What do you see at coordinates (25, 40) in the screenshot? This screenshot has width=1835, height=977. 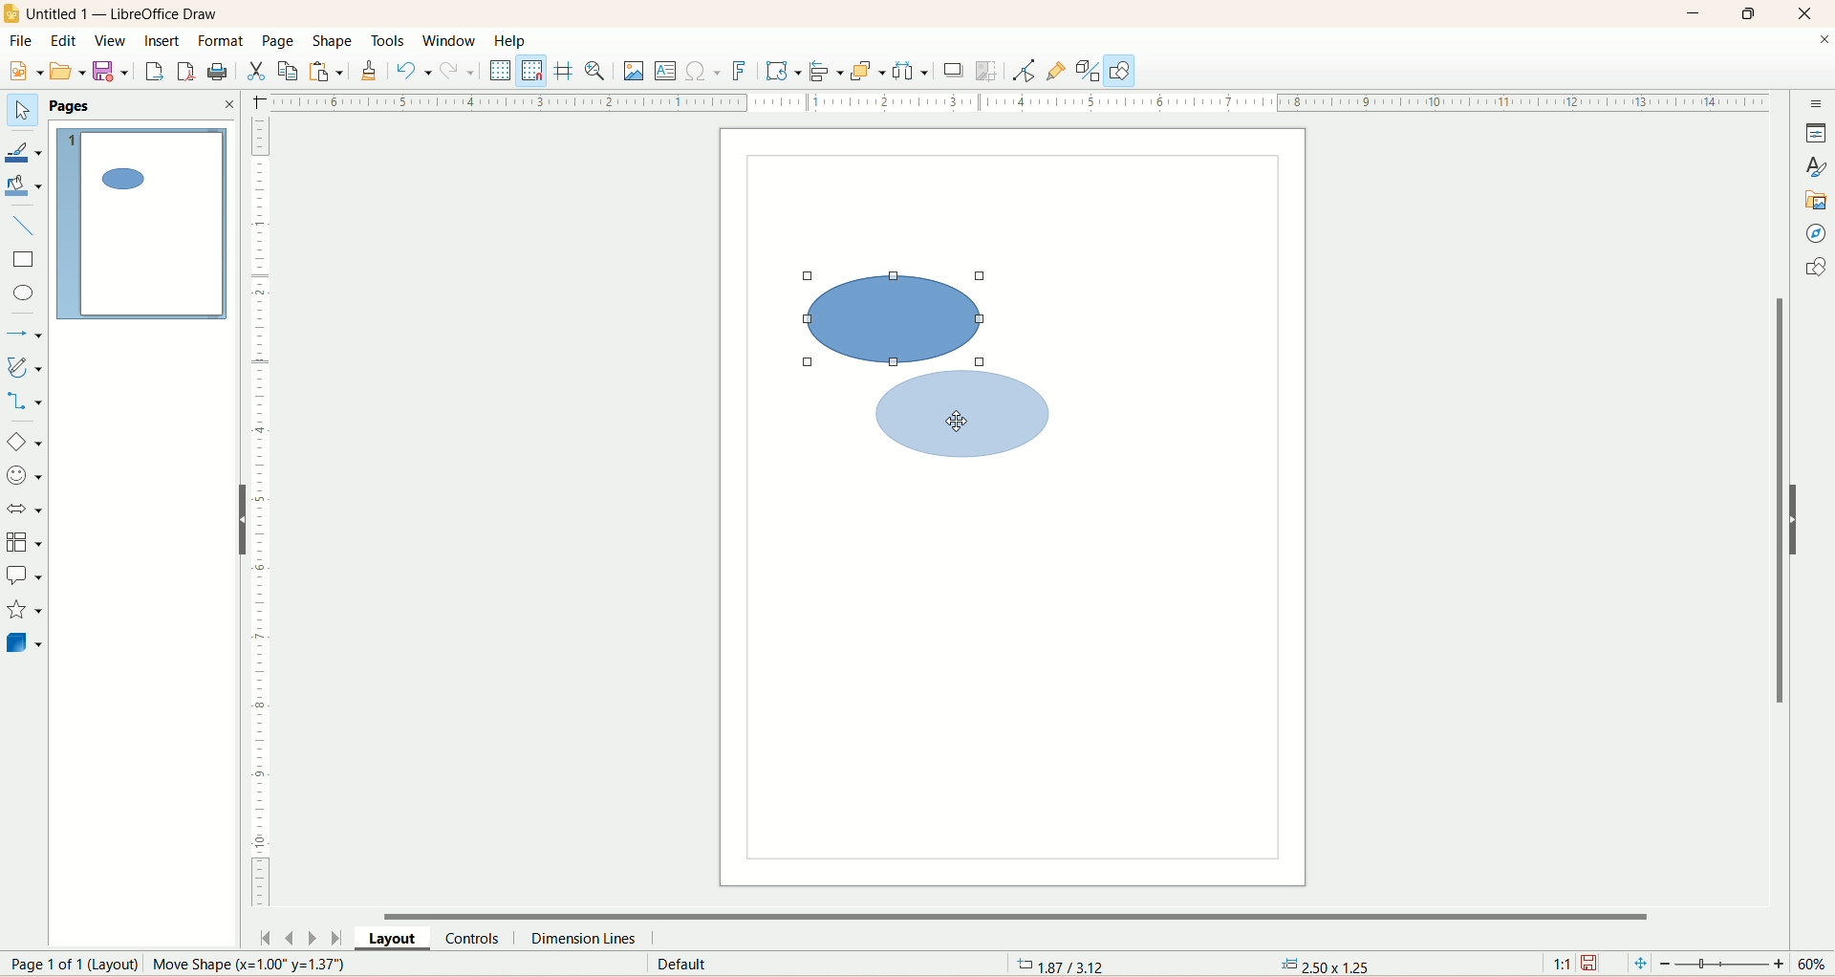 I see `file` at bounding box center [25, 40].